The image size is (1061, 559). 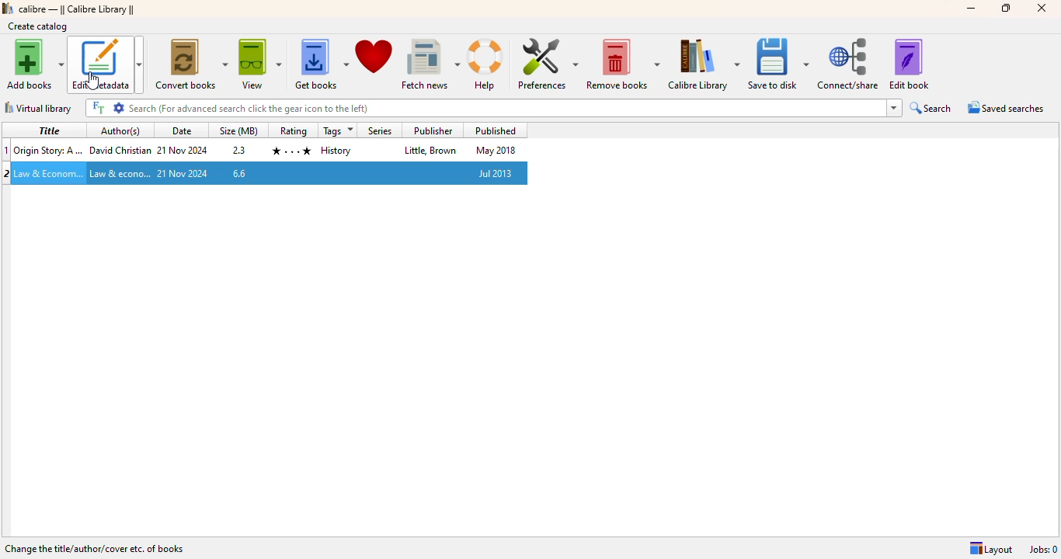 What do you see at coordinates (430, 151) in the screenshot?
I see `publisher` at bounding box center [430, 151].